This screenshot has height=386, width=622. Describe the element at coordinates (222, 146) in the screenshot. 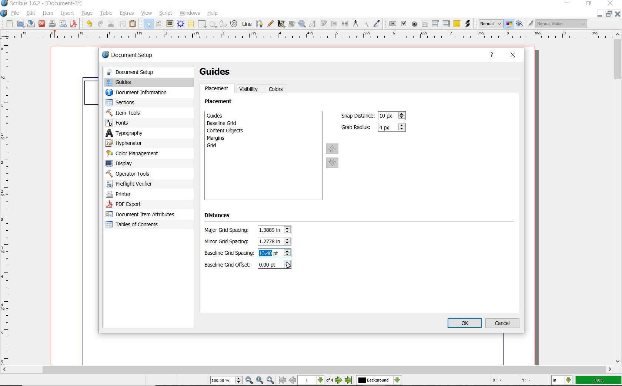

I see `grid` at that location.